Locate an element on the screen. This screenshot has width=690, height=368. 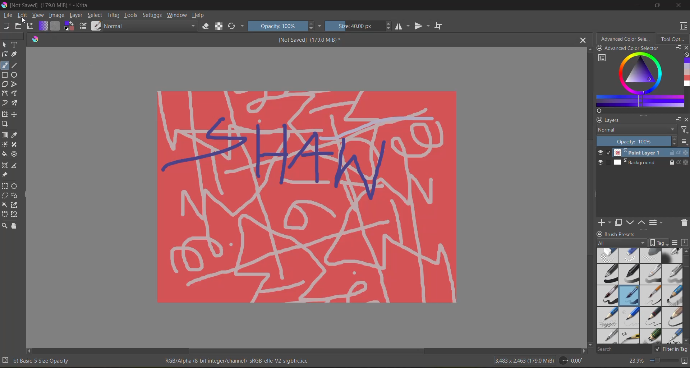
freehand path tool is located at coordinates (16, 93).